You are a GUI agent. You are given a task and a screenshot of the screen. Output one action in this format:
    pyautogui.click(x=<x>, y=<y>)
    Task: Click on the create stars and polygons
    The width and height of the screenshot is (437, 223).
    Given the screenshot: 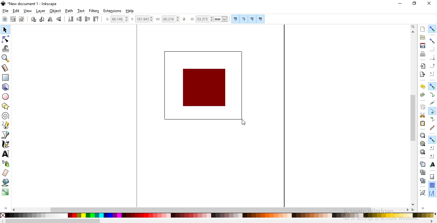 What is the action you would take?
    pyautogui.click(x=5, y=107)
    